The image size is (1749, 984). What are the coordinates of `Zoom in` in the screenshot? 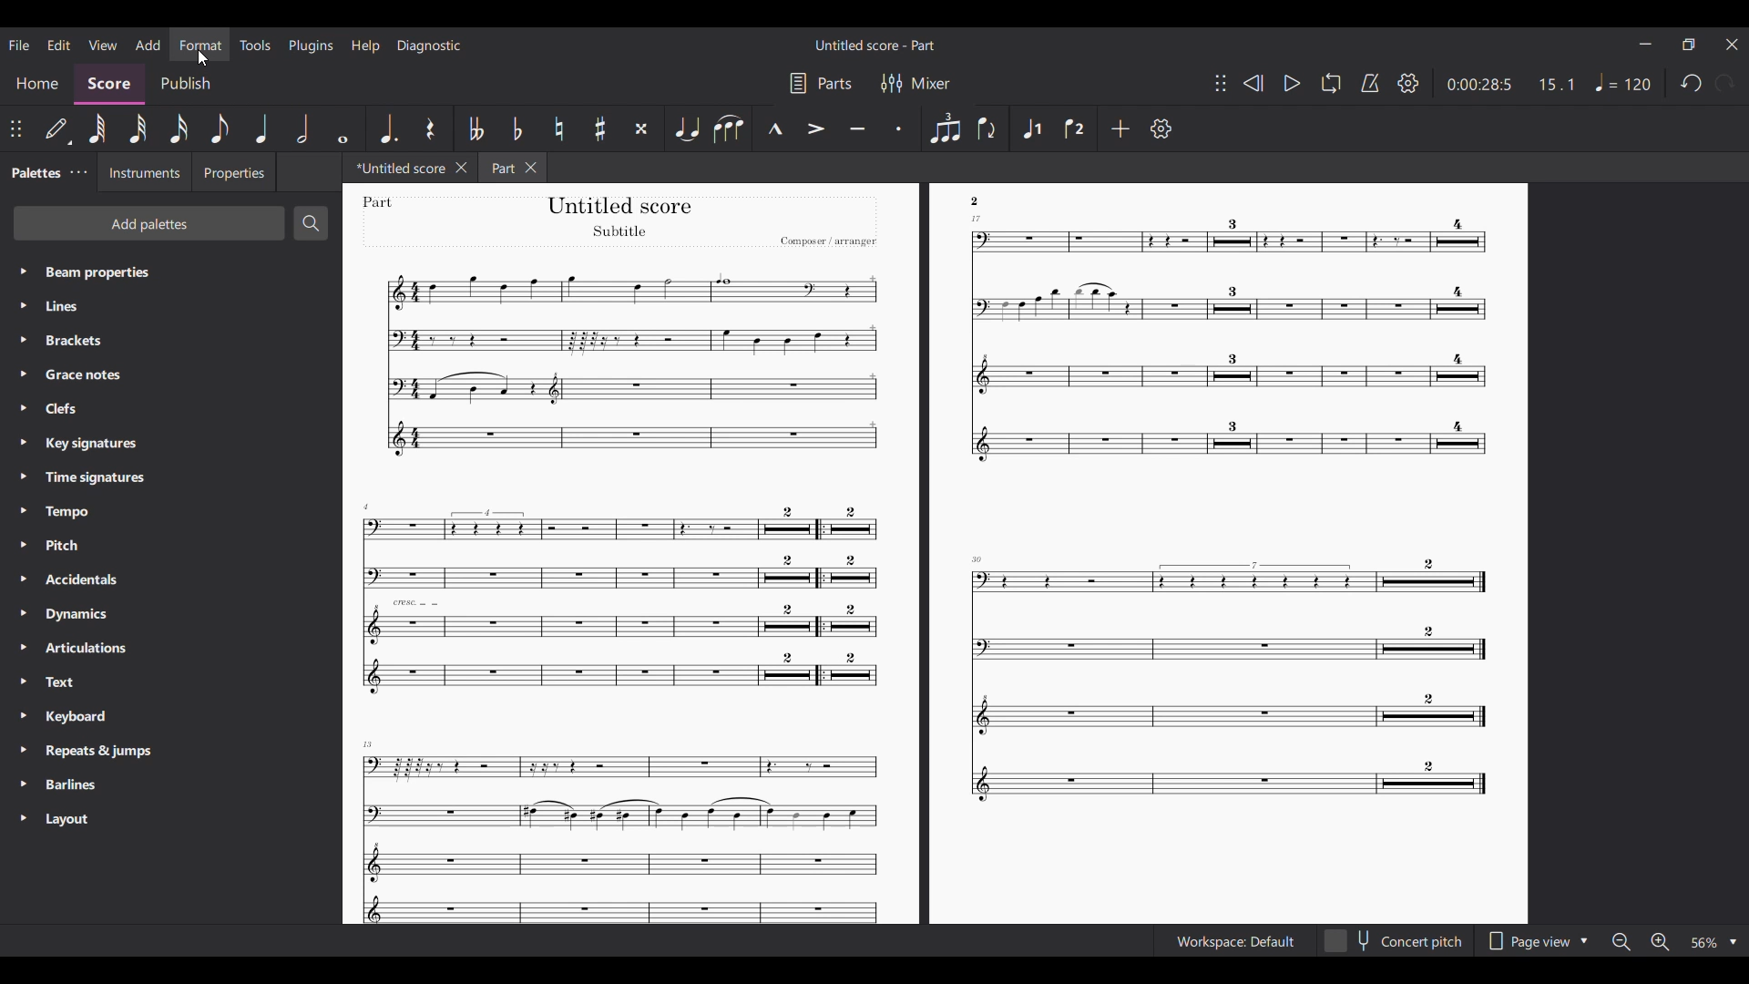 It's located at (1660, 942).